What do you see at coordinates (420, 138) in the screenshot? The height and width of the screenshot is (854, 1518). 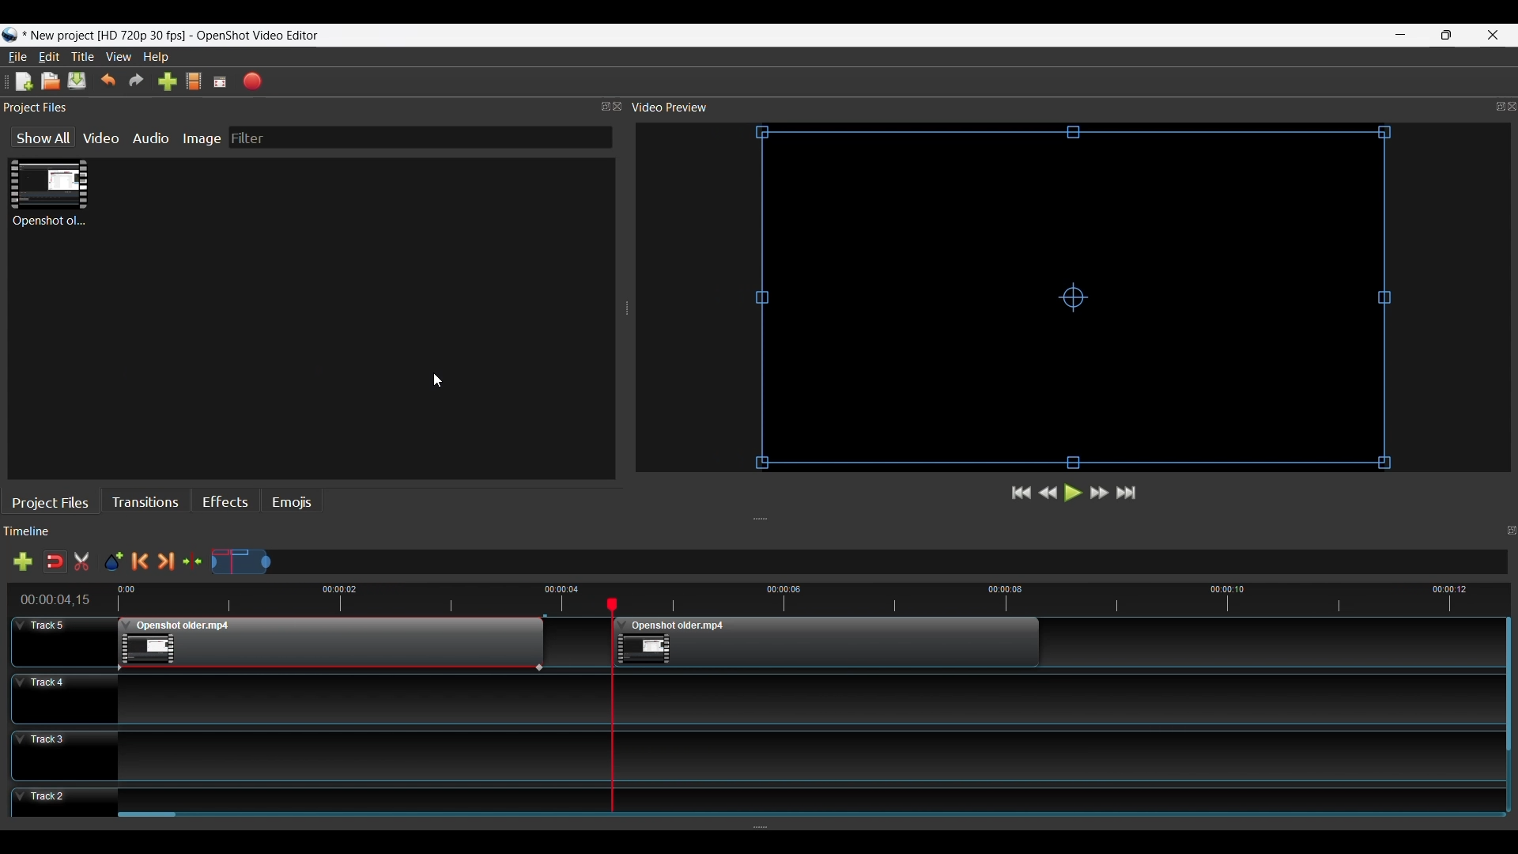 I see `Filter` at bounding box center [420, 138].